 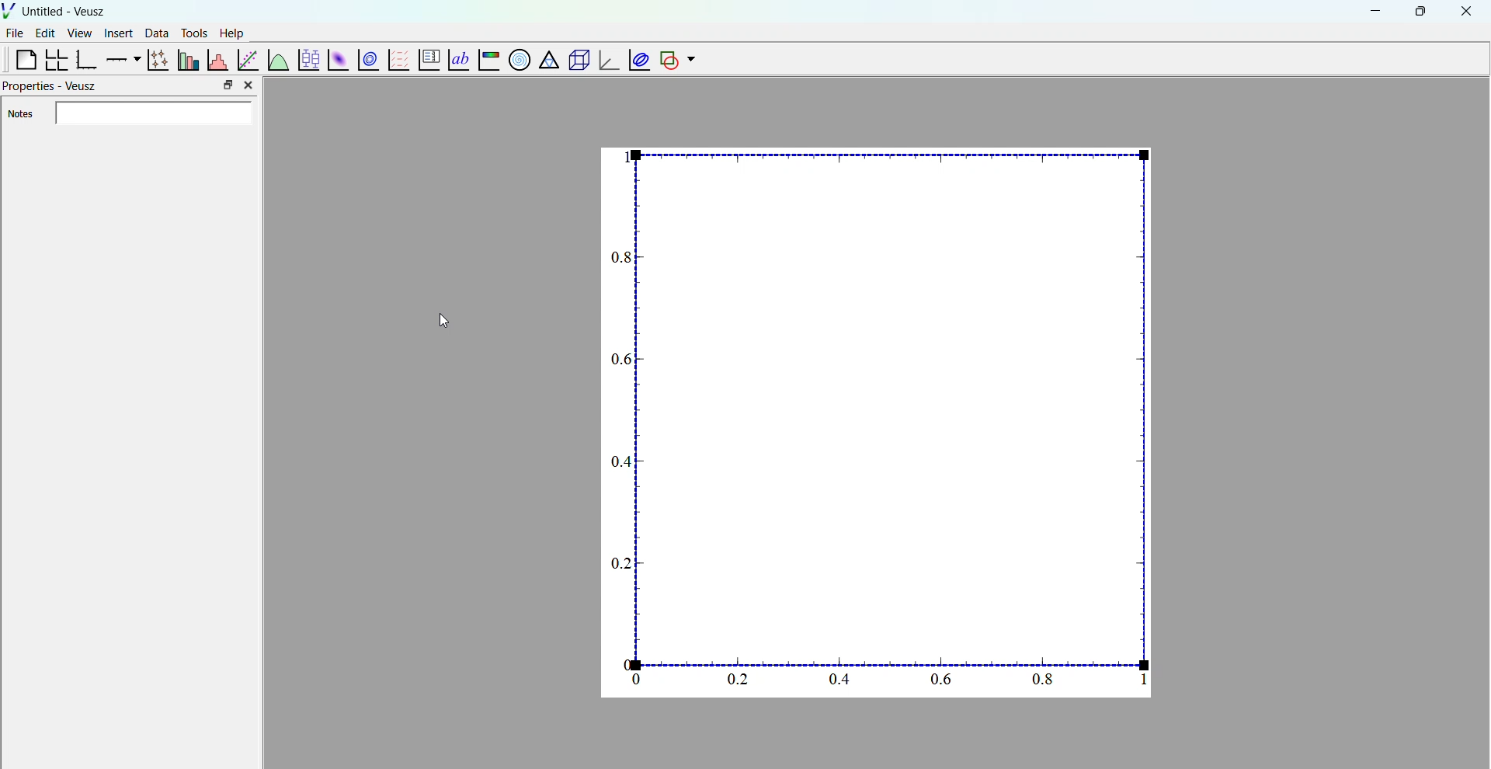 What do you see at coordinates (47, 33) in the screenshot?
I see `edit` at bounding box center [47, 33].